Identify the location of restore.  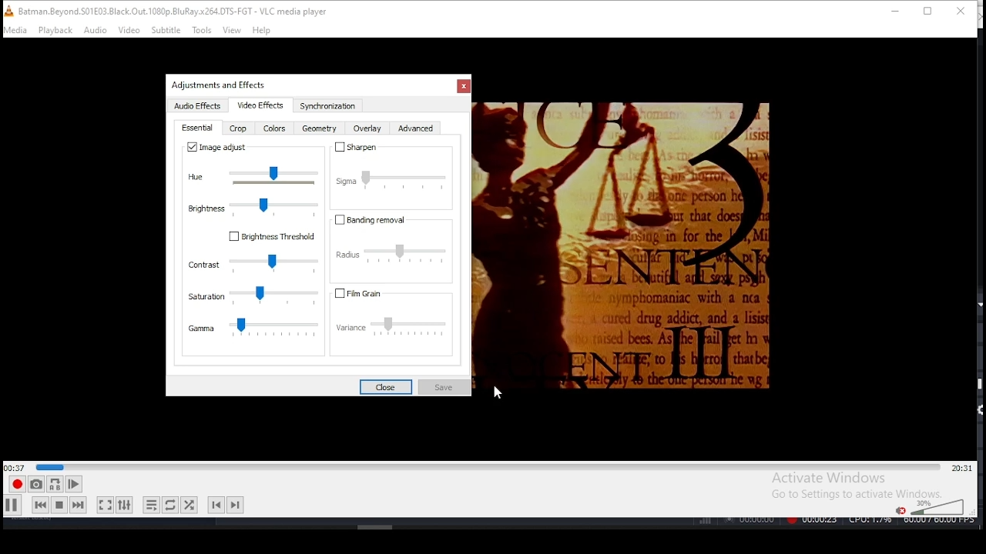
(927, 12).